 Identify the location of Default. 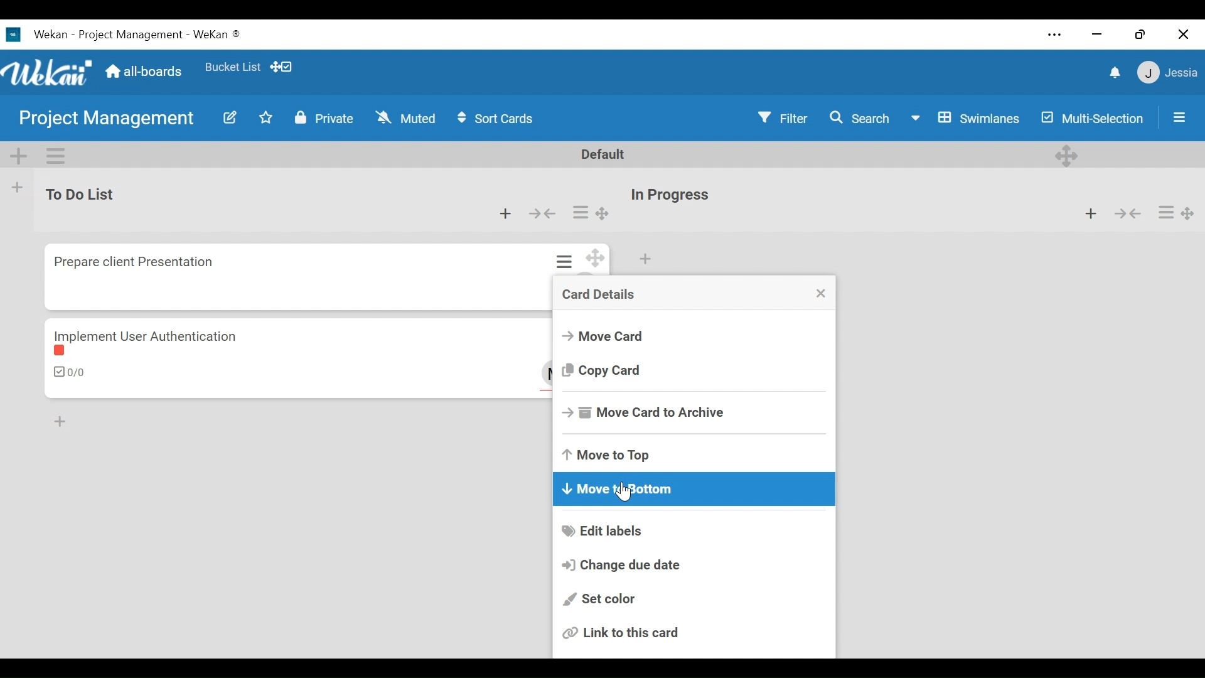
(604, 154).